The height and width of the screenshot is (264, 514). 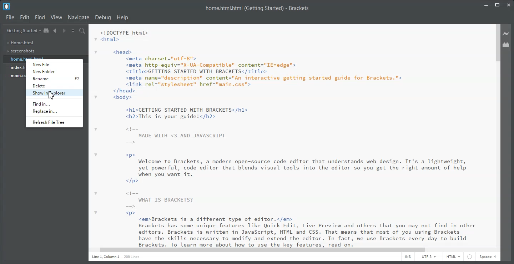 What do you see at coordinates (103, 17) in the screenshot?
I see `Debug` at bounding box center [103, 17].